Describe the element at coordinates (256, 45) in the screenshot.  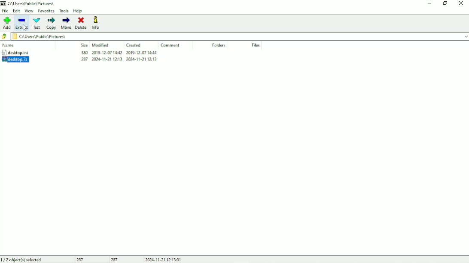
I see `Files` at that location.